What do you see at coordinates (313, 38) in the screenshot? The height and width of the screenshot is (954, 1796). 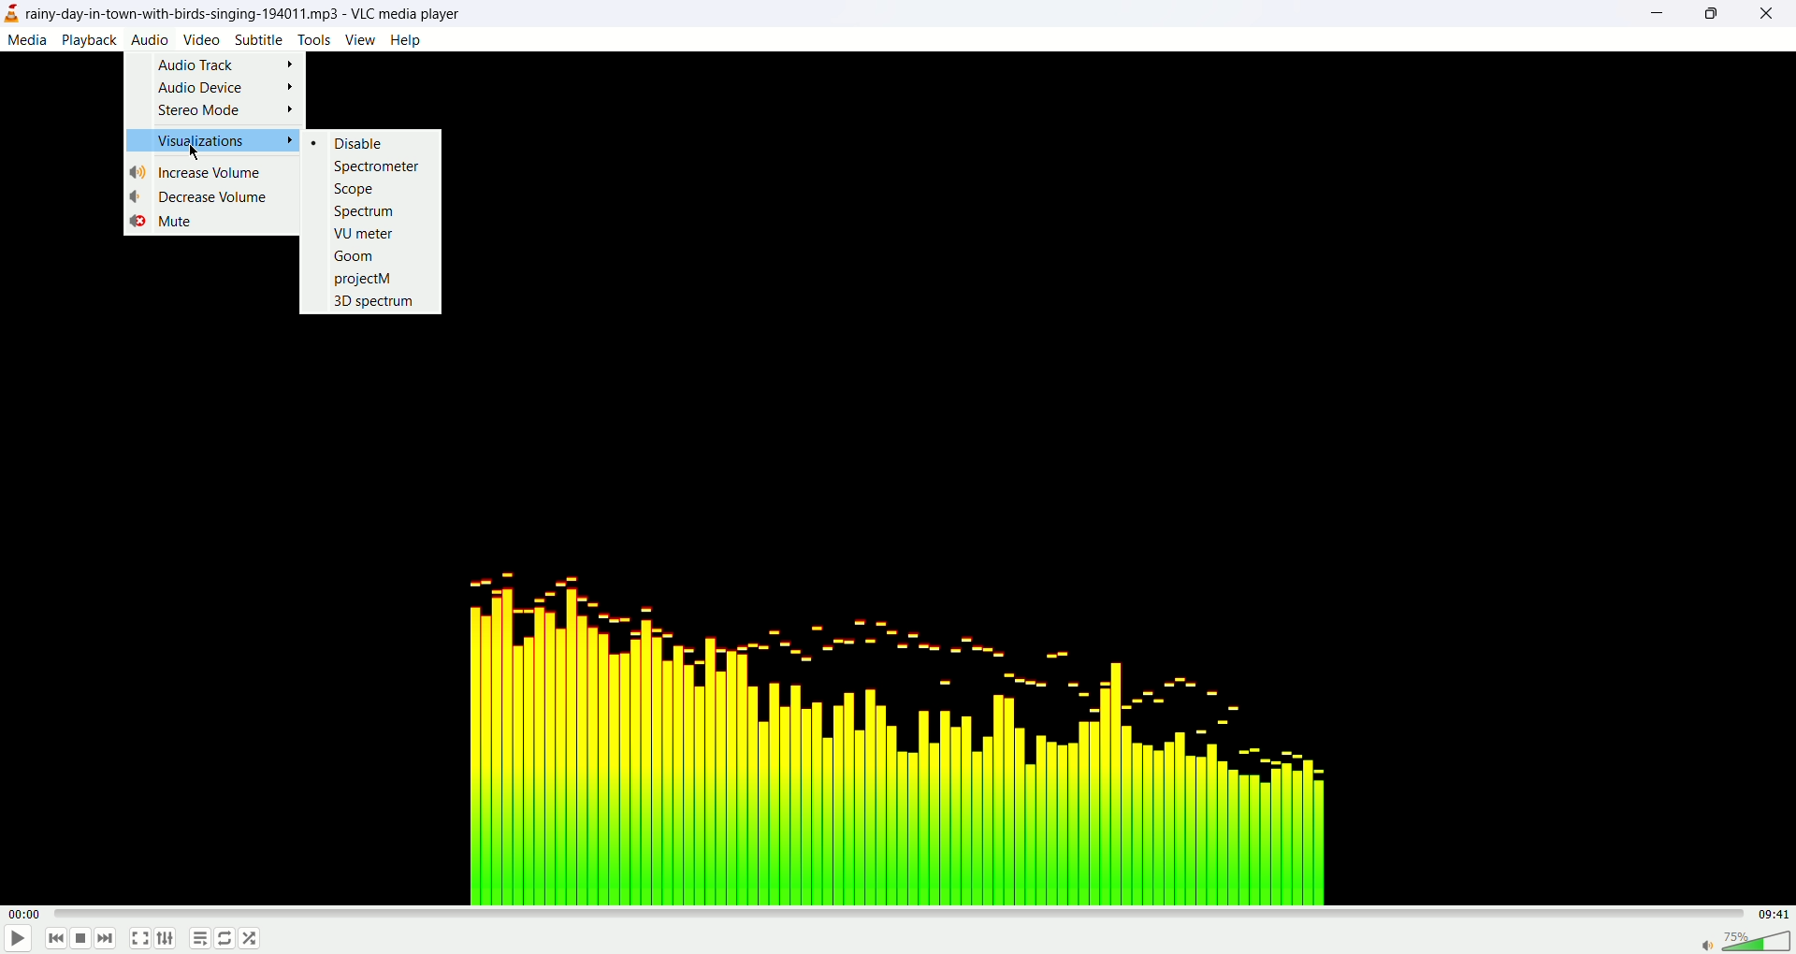 I see `tools` at bounding box center [313, 38].